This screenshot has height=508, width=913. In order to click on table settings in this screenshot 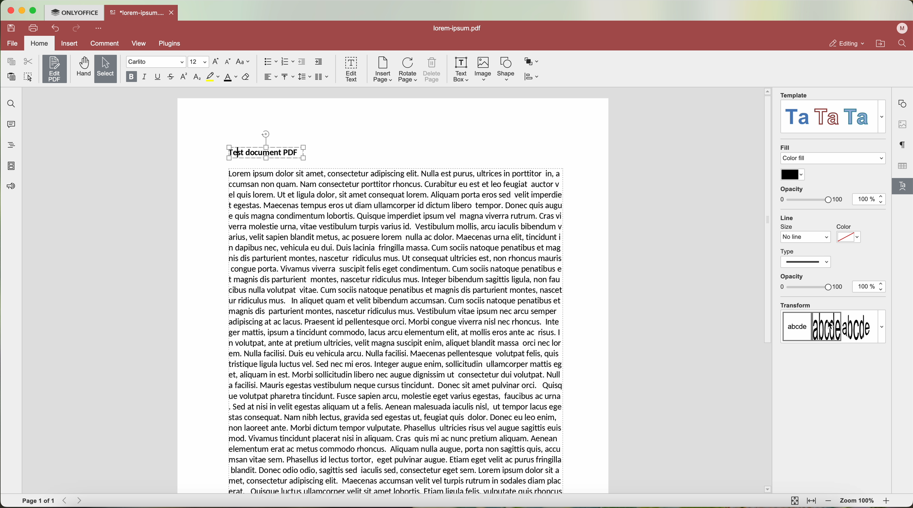, I will do `click(902, 166)`.